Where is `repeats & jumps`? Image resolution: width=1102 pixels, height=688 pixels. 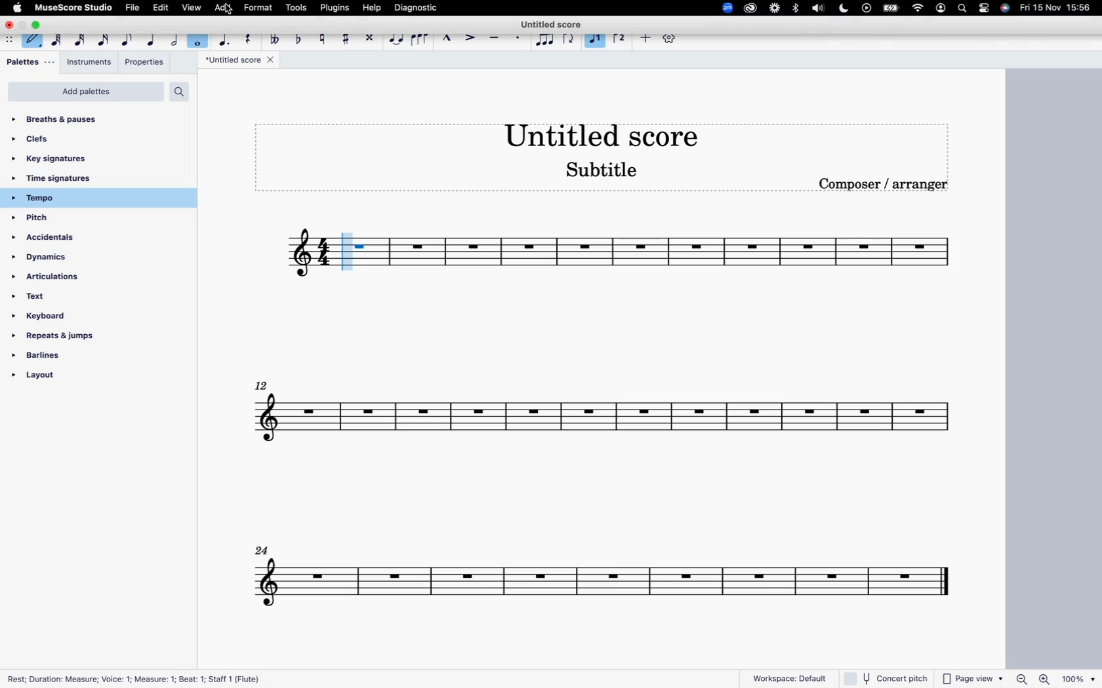 repeats & jumps is located at coordinates (64, 339).